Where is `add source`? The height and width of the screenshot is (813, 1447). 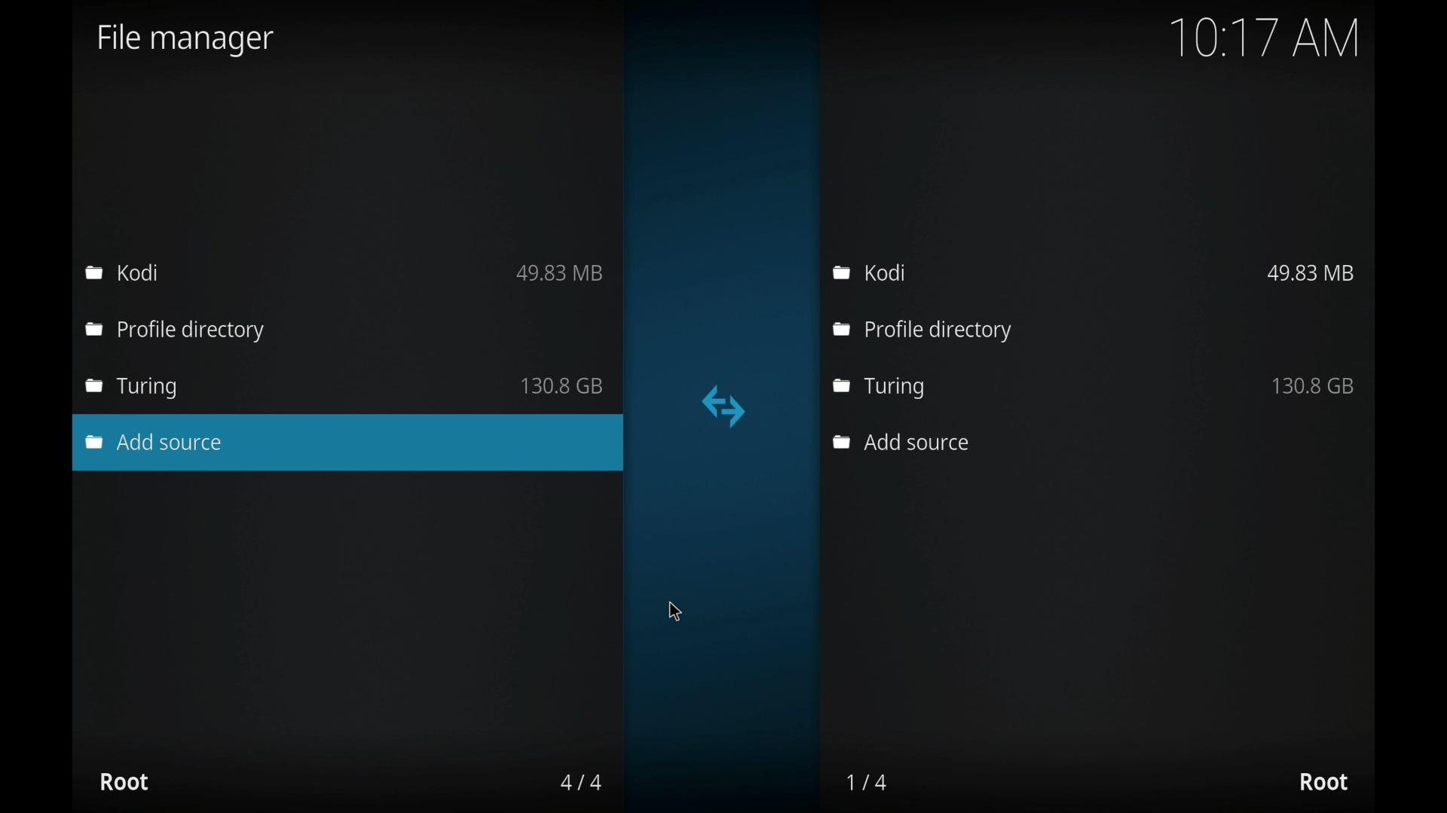
add source is located at coordinates (155, 442).